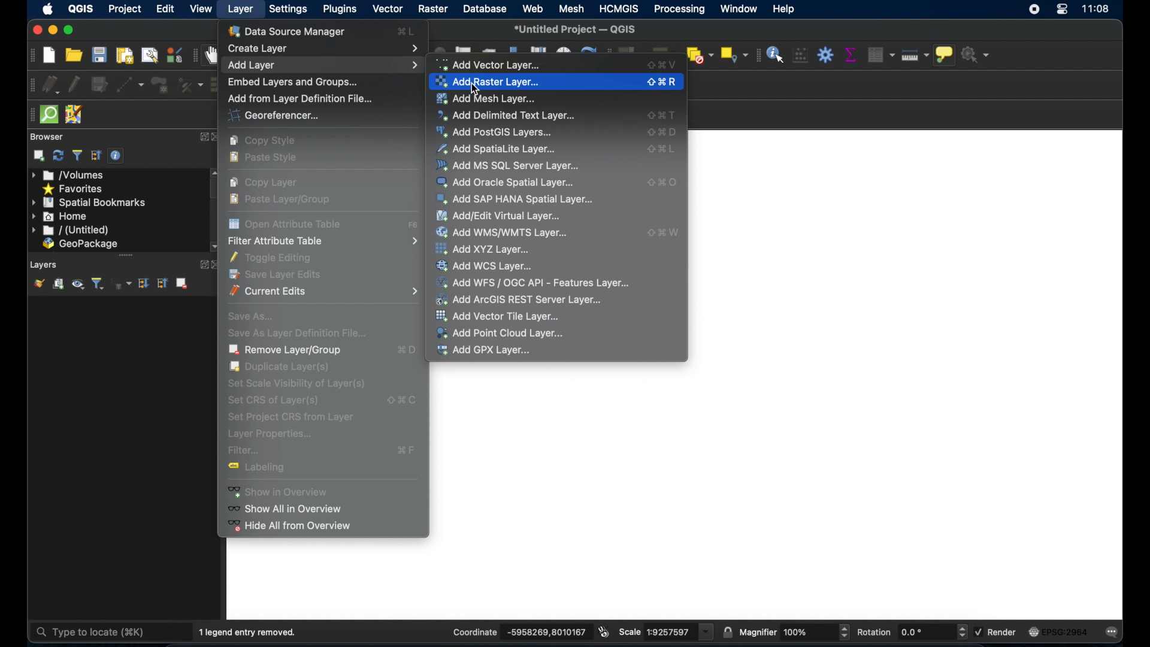 Image resolution: width=1150 pixels, height=647 pixels. Describe the element at coordinates (217, 189) in the screenshot. I see `scroll box` at that location.